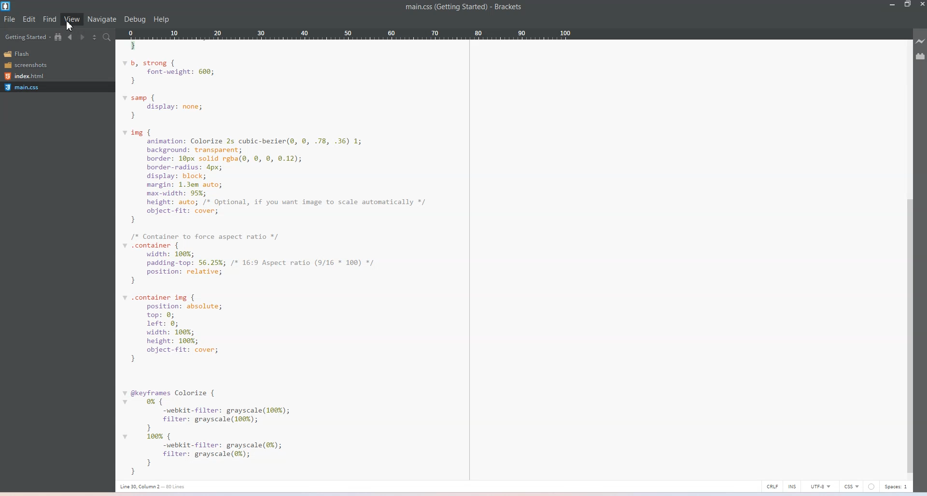 Image resolution: width=927 pixels, height=496 pixels. What do you see at coordinates (29, 75) in the screenshot?
I see `index.html` at bounding box center [29, 75].